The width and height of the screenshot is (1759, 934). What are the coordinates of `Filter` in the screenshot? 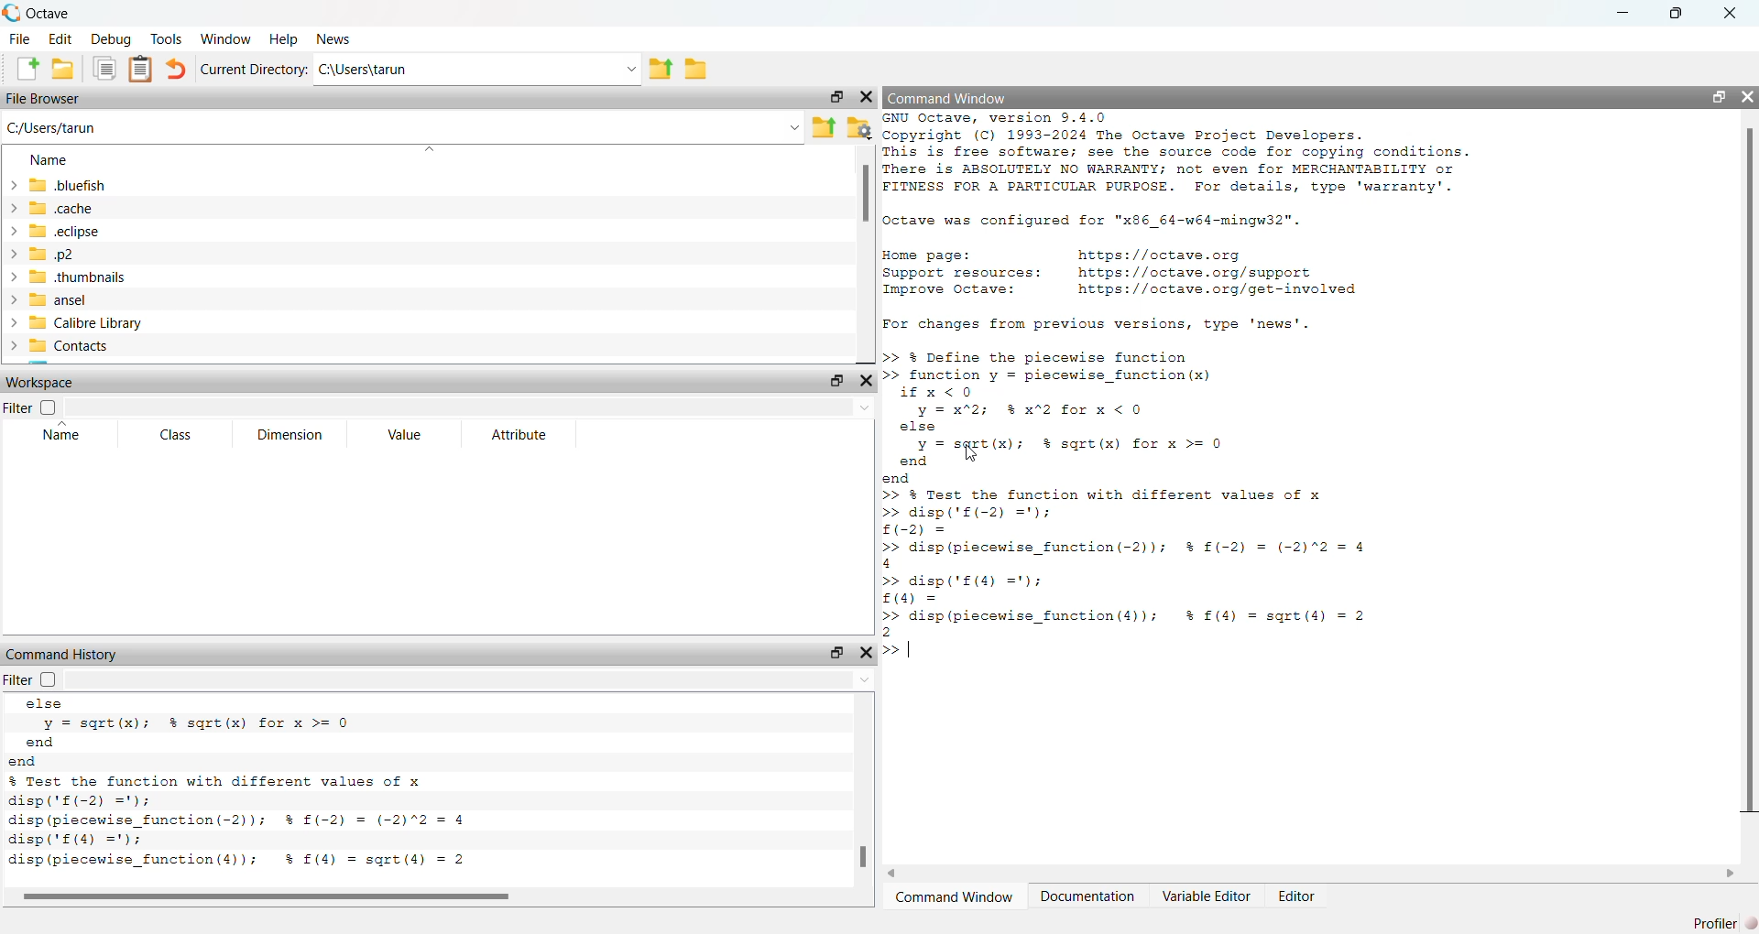 It's located at (49, 679).